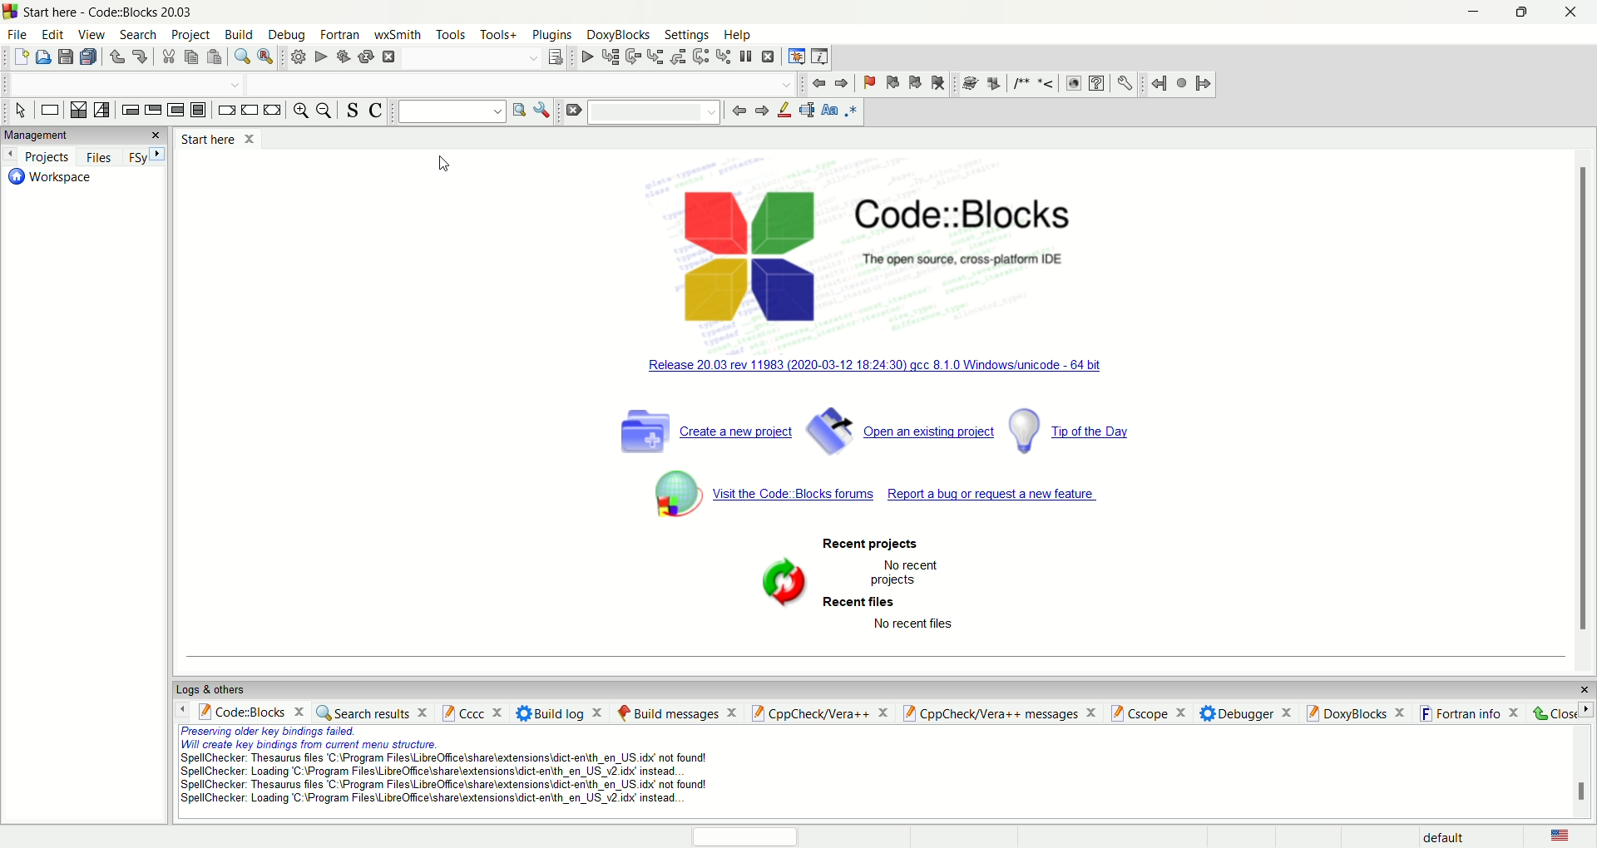 This screenshot has width=1597, height=848. I want to click on build and run, so click(366, 57).